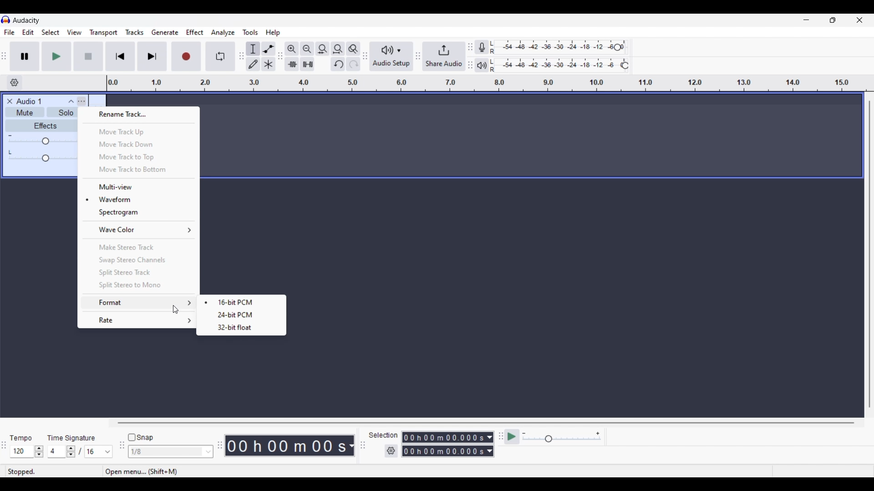  Describe the element at coordinates (253, 49) in the screenshot. I see `Selection tool` at that location.